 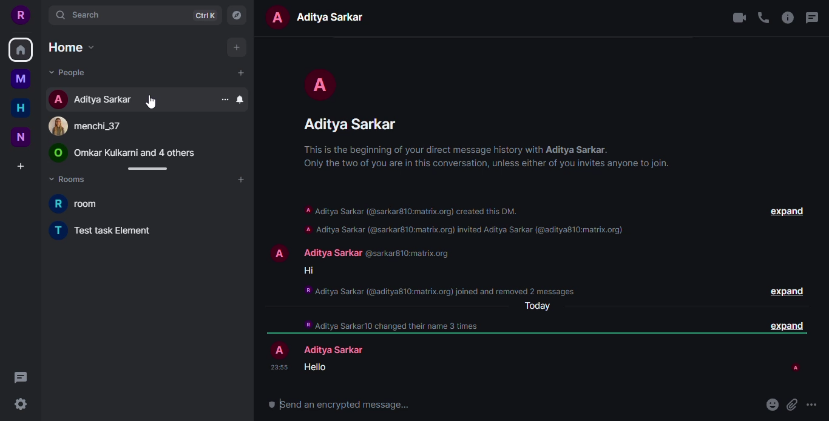 What do you see at coordinates (463, 229) in the screenshot?
I see `Aditya Sarkar (@sarkar810:matrix.org) invited aditya sarkar (@aditya810:matrix.org)` at bounding box center [463, 229].